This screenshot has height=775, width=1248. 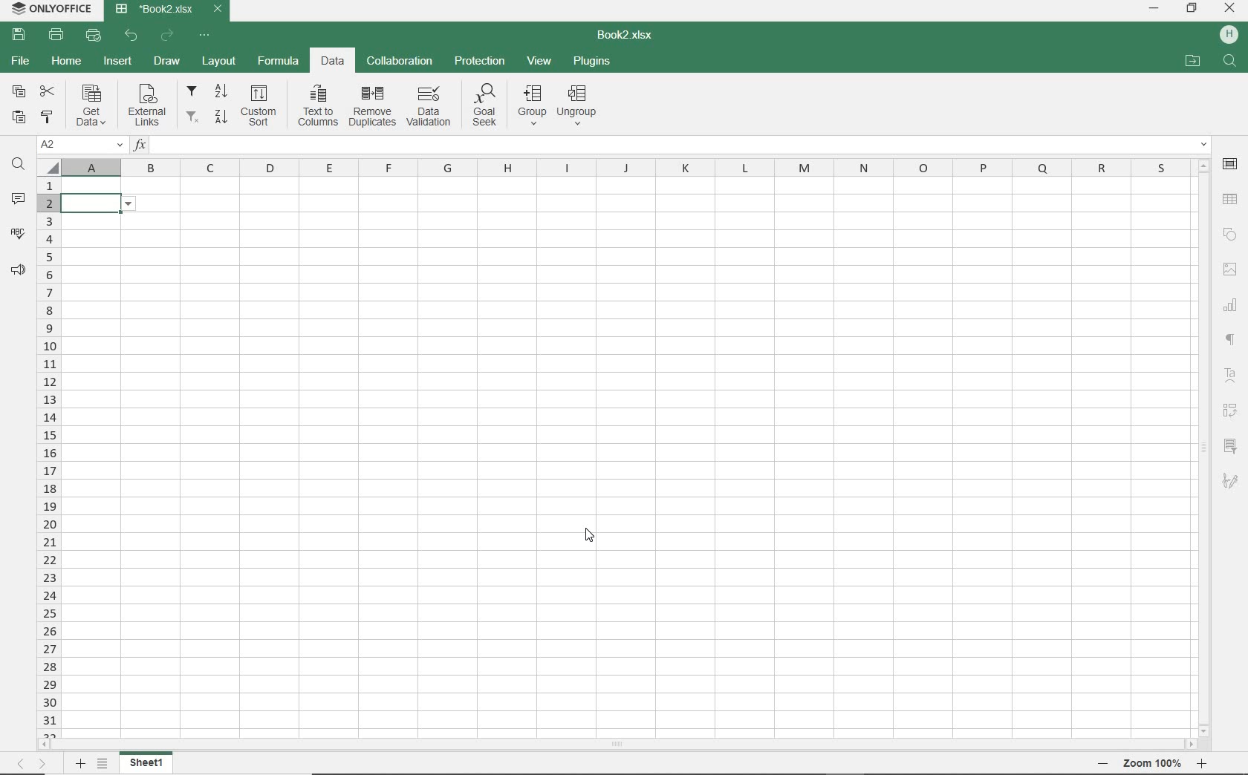 I want to click on ROWS, so click(x=48, y=454).